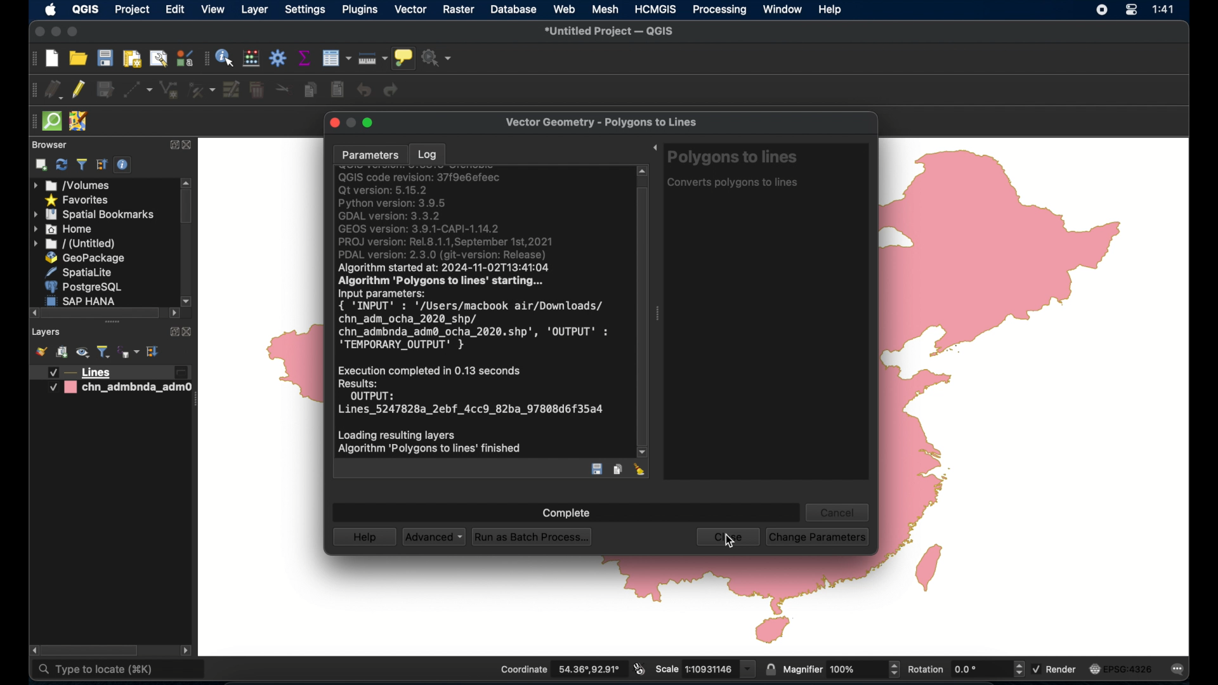 This screenshot has height=685, width=1218. I want to click on close, so click(187, 145).